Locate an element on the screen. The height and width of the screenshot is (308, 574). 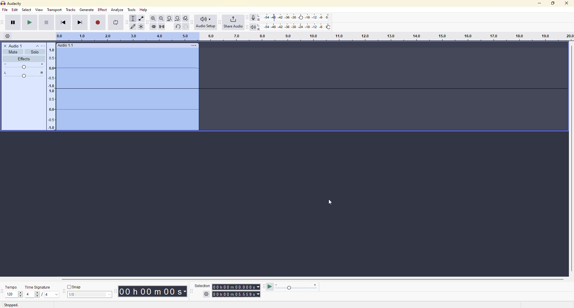
time signature is located at coordinates (38, 287).